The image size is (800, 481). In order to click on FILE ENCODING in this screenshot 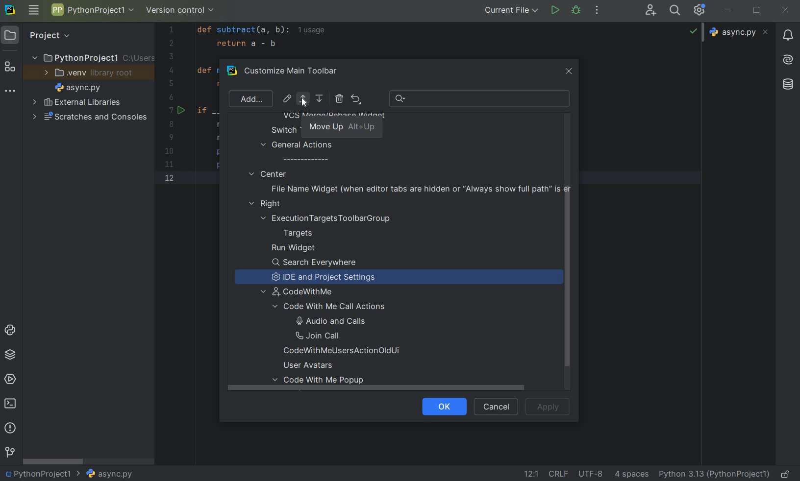, I will do `click(594, 474)`.